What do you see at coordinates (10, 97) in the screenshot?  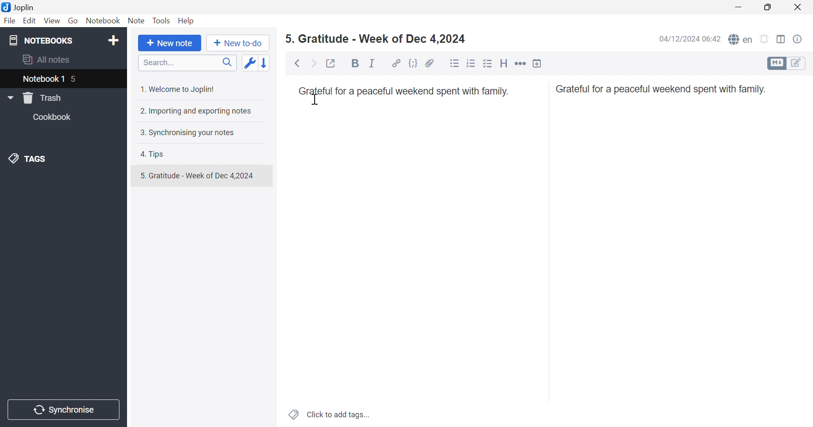 I see `Drop Down` at bounding box center [10, 97].